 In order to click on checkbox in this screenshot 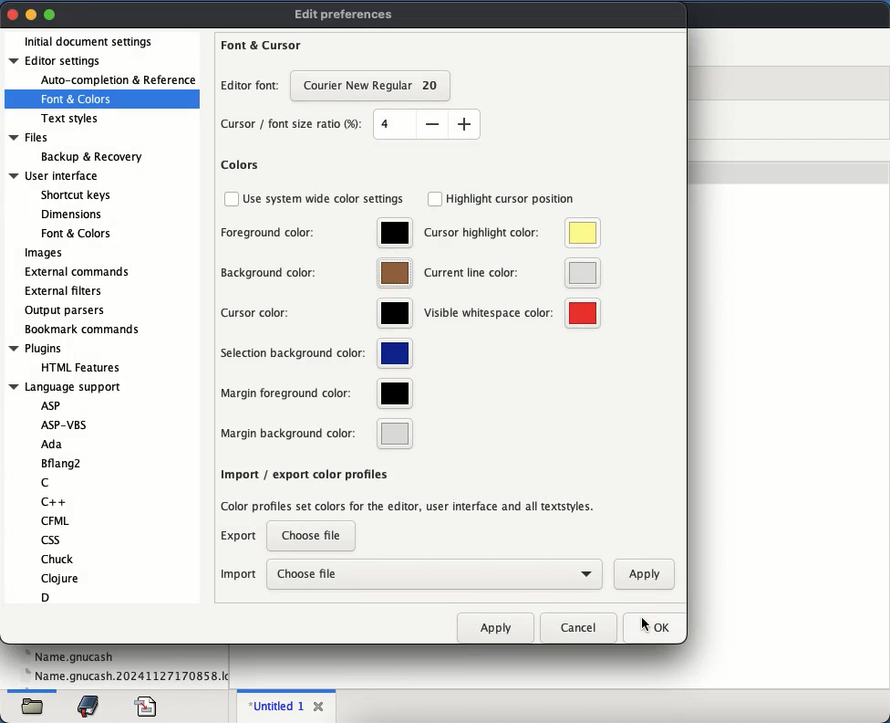, I will do `click(232, 199)`.